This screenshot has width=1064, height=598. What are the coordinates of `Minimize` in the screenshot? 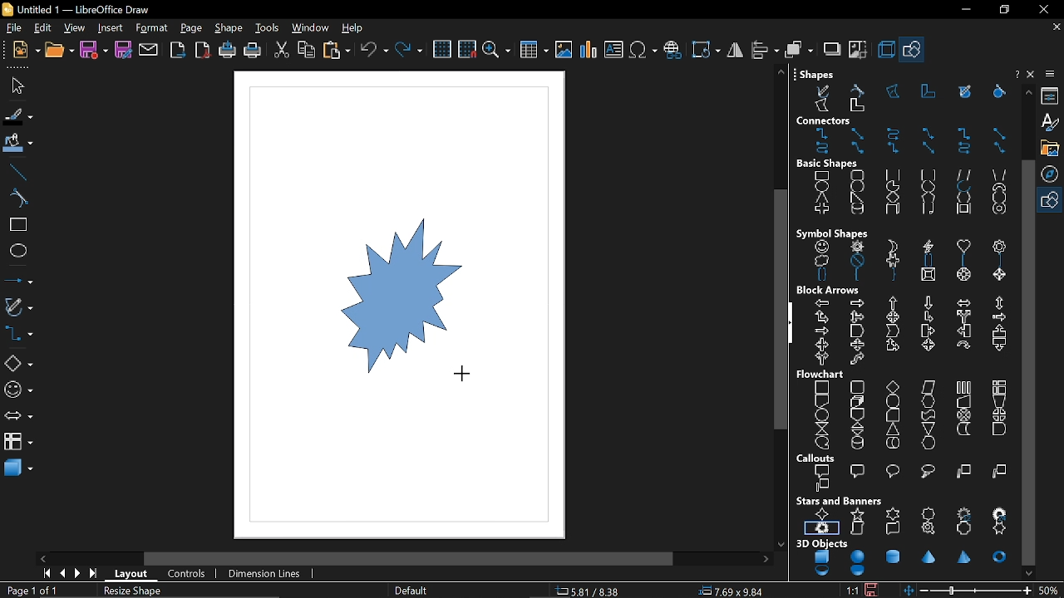 It's located at (962, 10).